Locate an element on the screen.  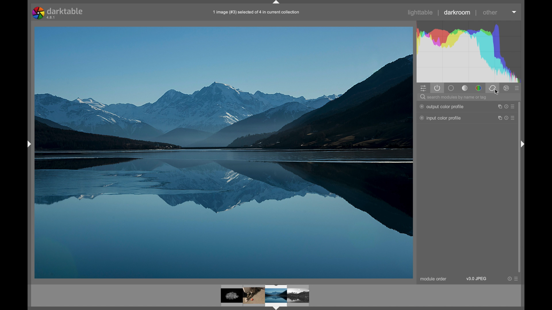
other is located at coordinates (490, 12).